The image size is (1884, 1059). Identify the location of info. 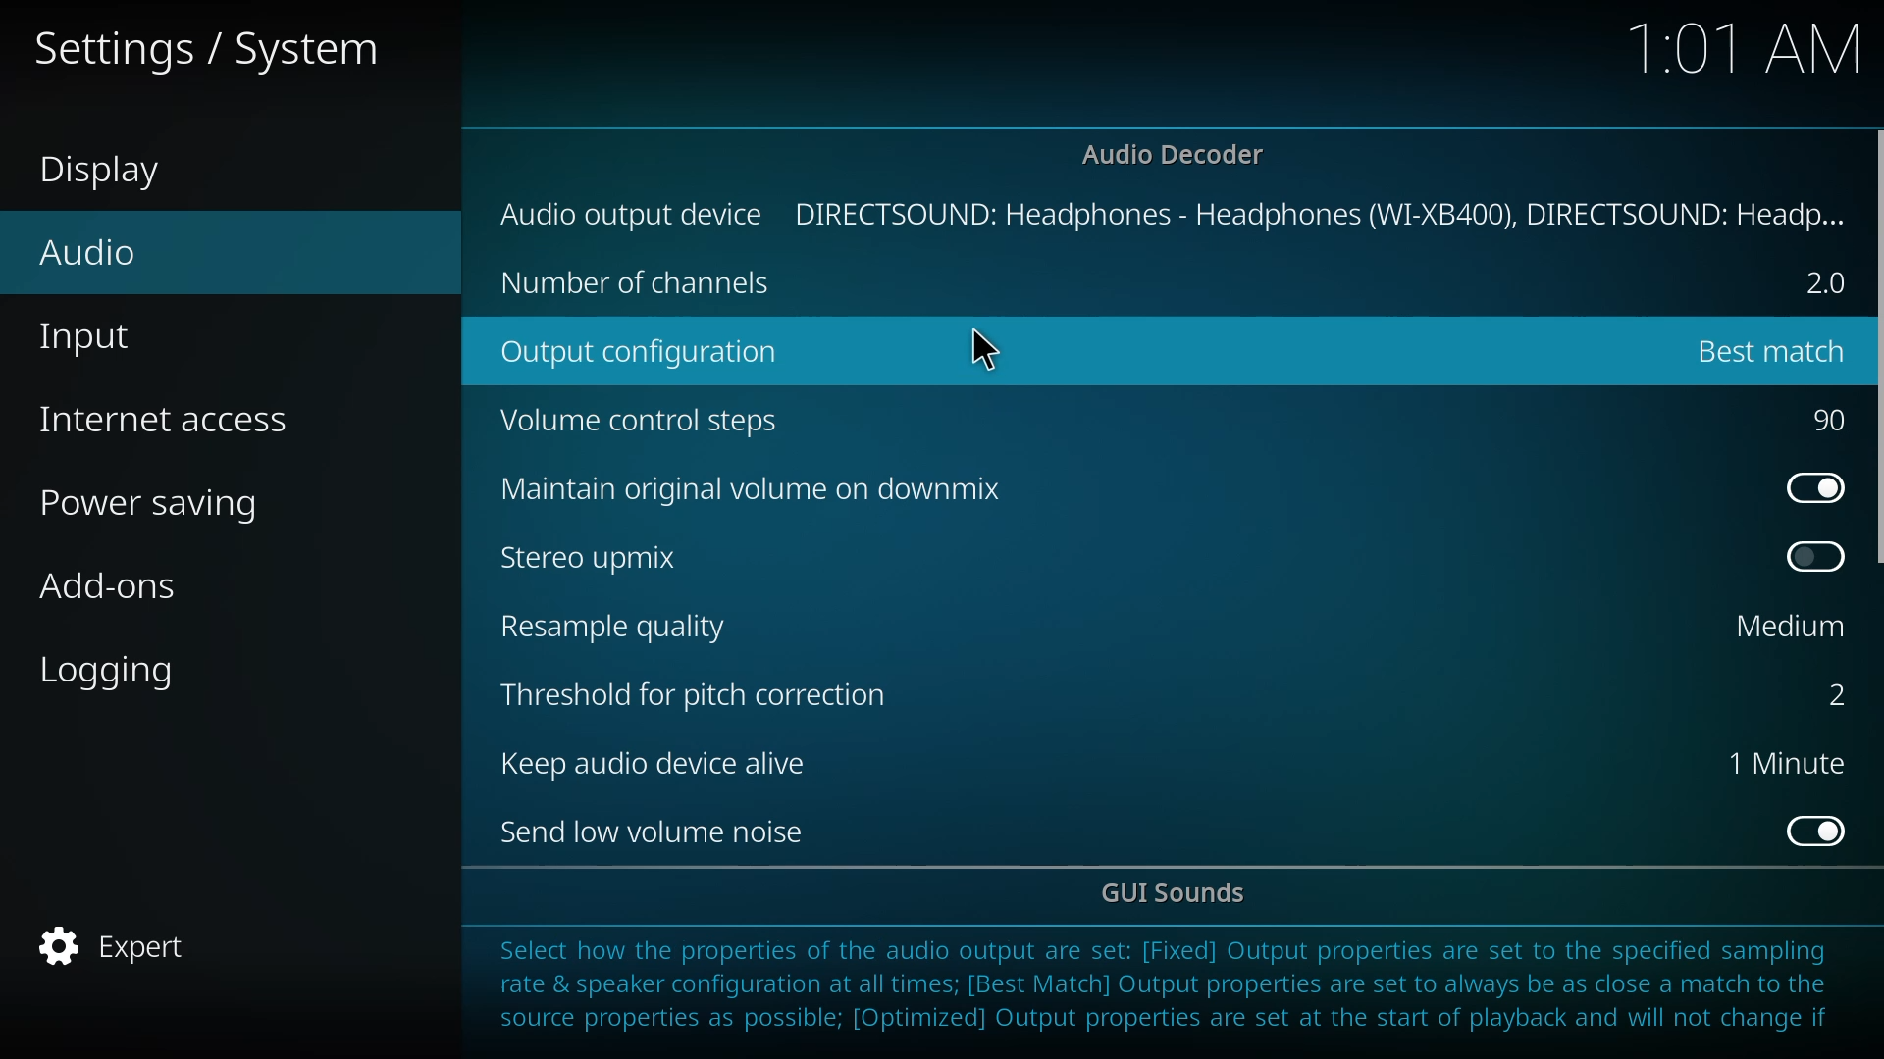
(1170, 990).